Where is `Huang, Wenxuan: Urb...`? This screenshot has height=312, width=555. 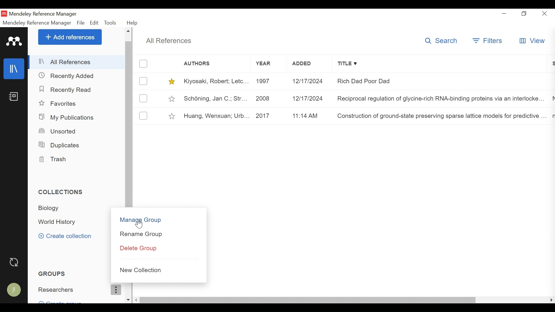 Huang, Wenxuan: Urb... is located at coordinates (216, 116).